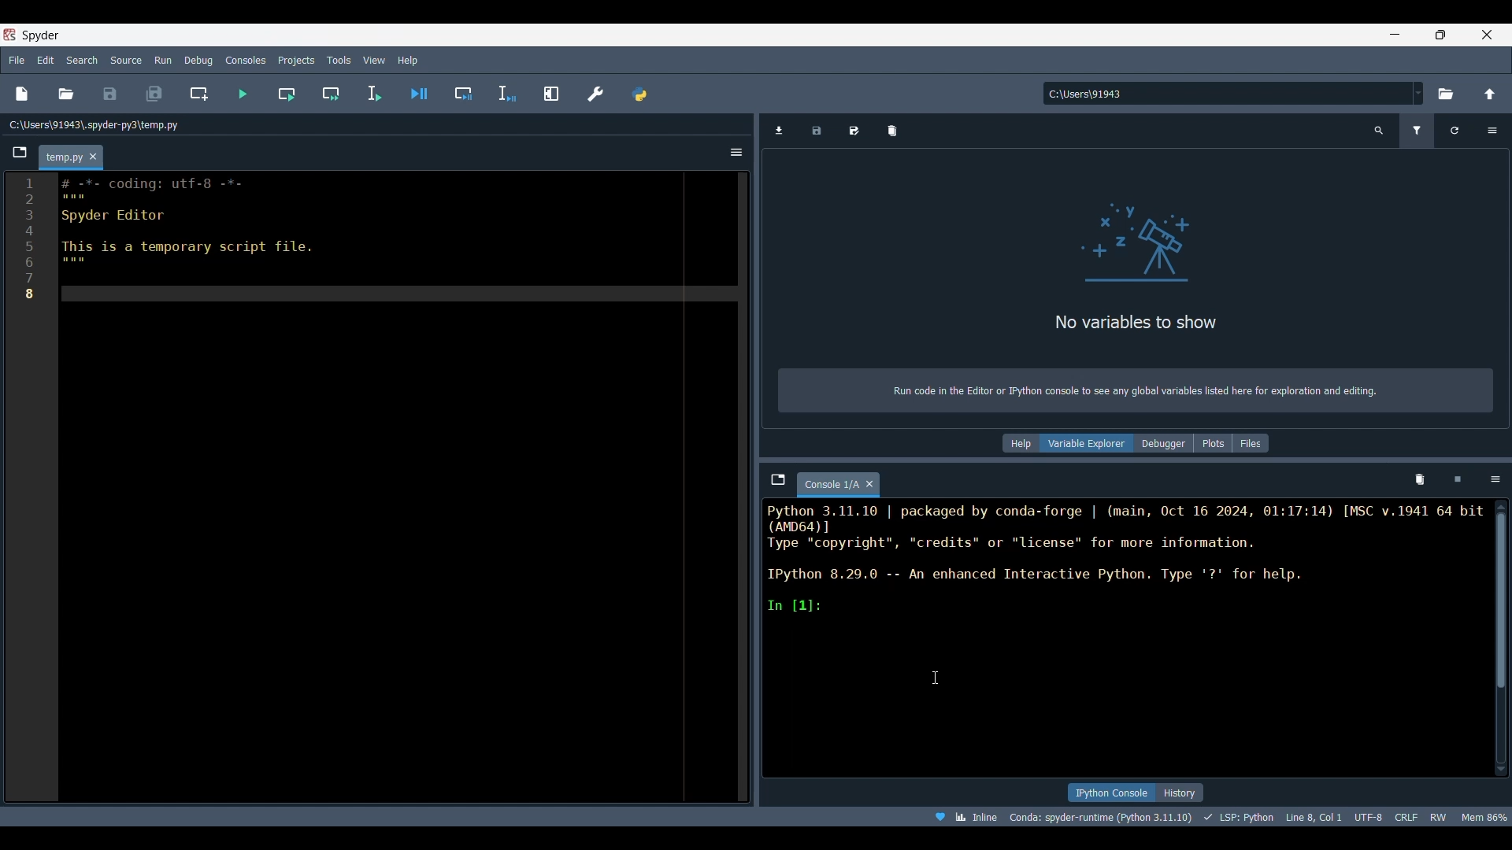  What do you see at coordinates (1406, 815) in the screenshot?
I see `crlf` at bounding box center [1406, 815].